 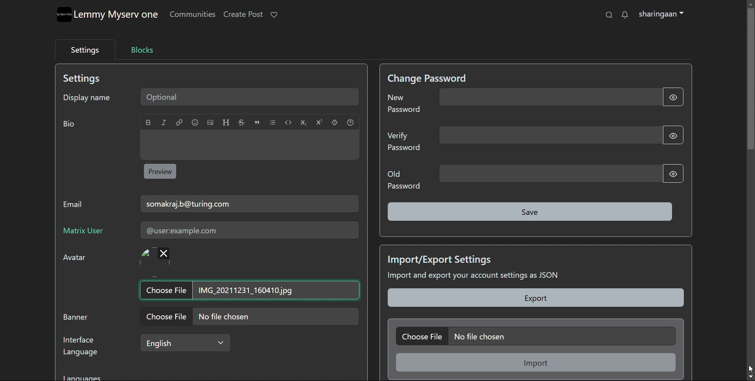 What do you see at coordinates (85, 376) in the screenshot?
I see `Languages` at bounding box center [85, 376].